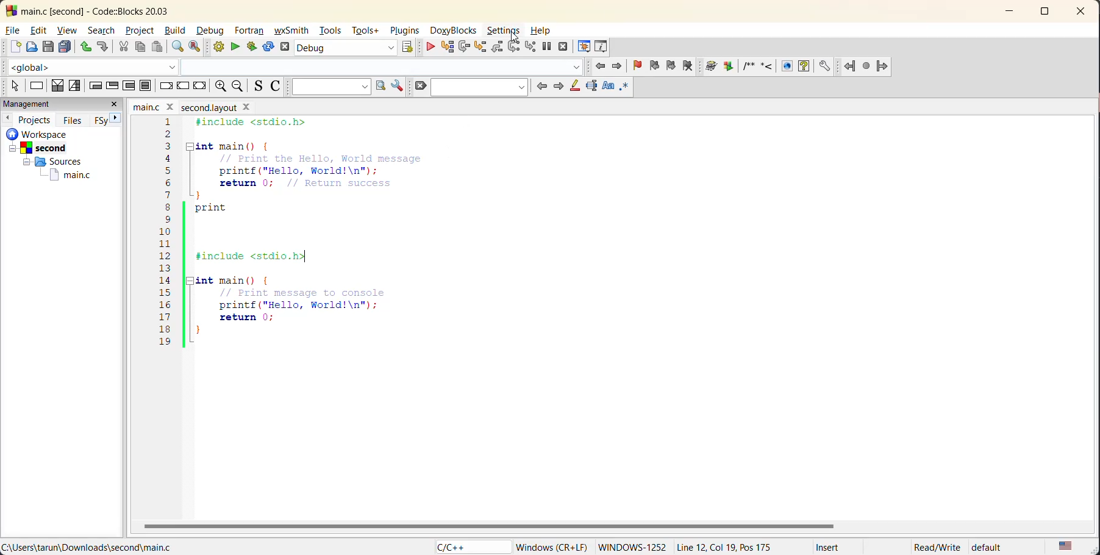 The height and width of the screenshot is (555, 1100). What do you see at coordinates (177, 32) in the screenshot?
I see `build` at bounding box center [177, 32].